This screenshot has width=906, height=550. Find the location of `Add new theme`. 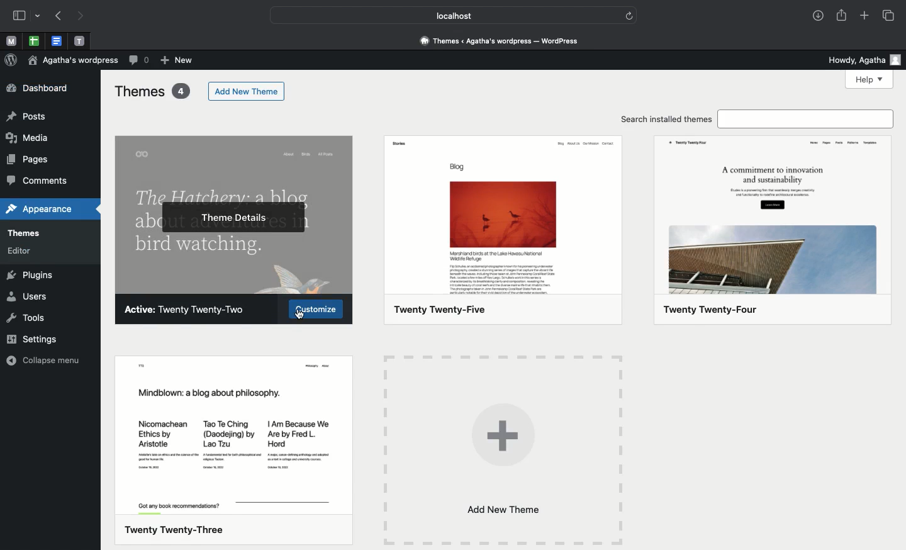

Add new theme is located at coordinates (246, 92).